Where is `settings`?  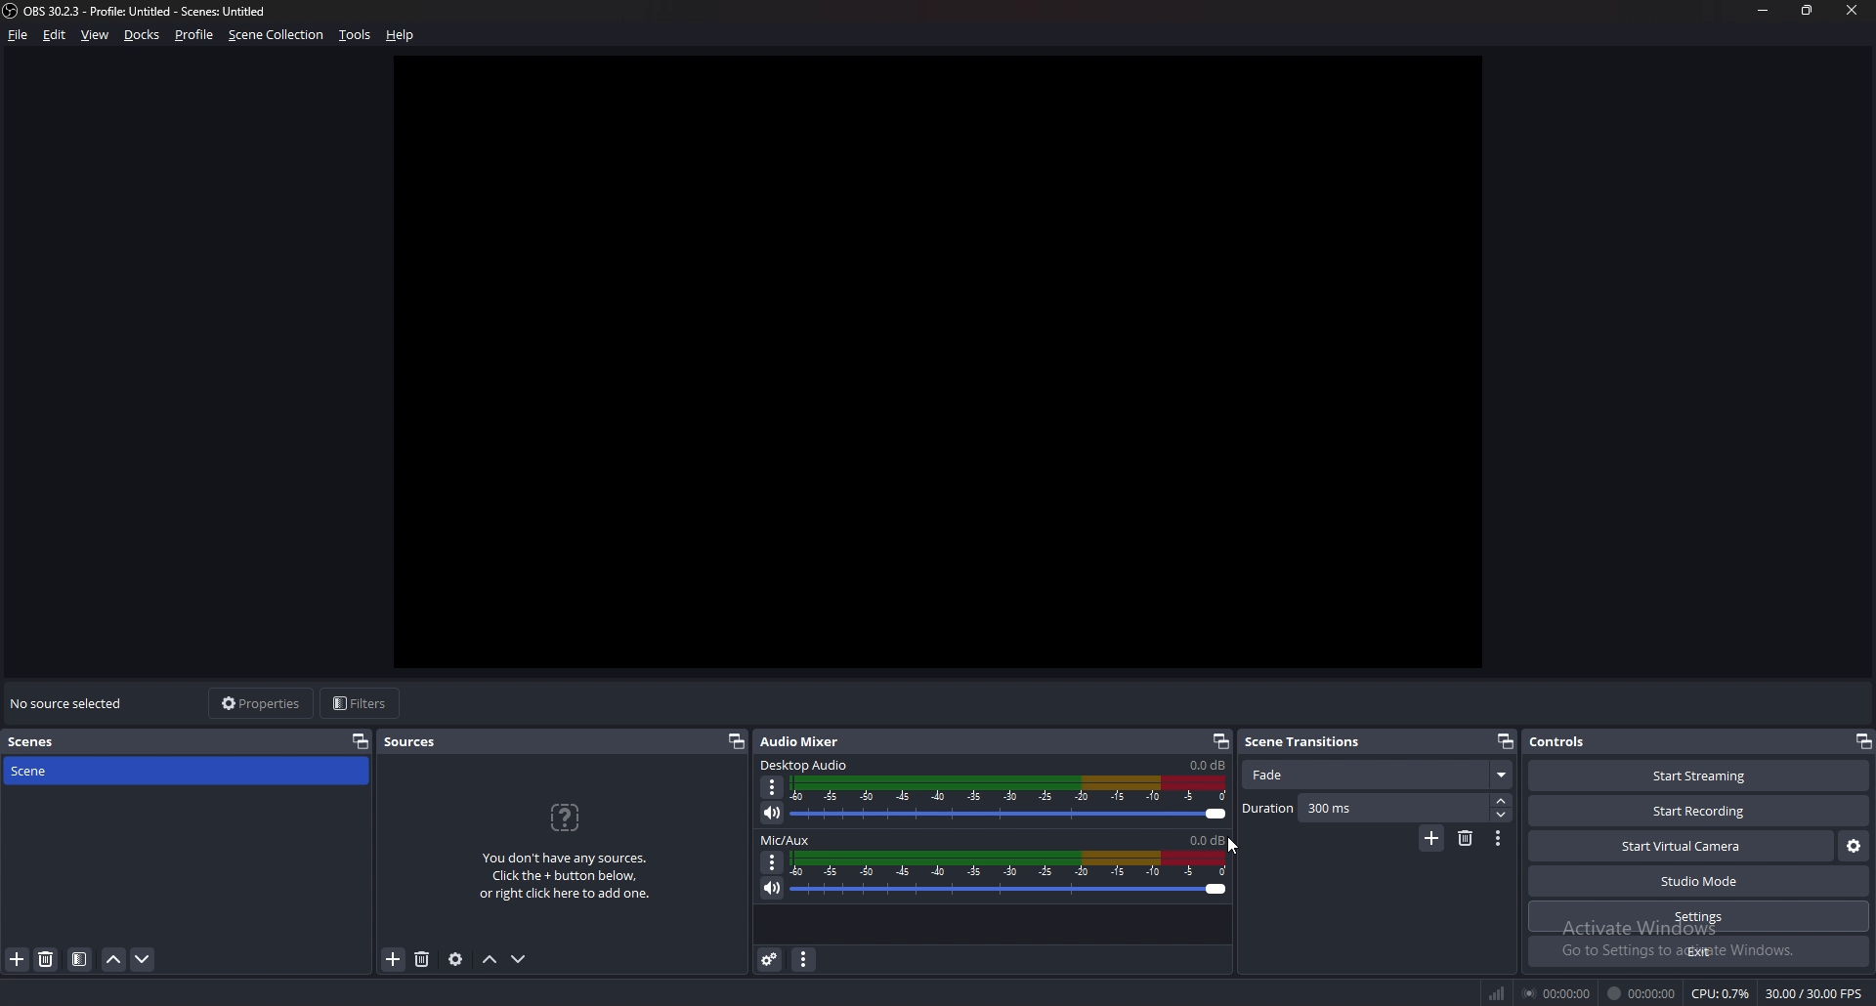 settings is located at coordinates (1698, 917).